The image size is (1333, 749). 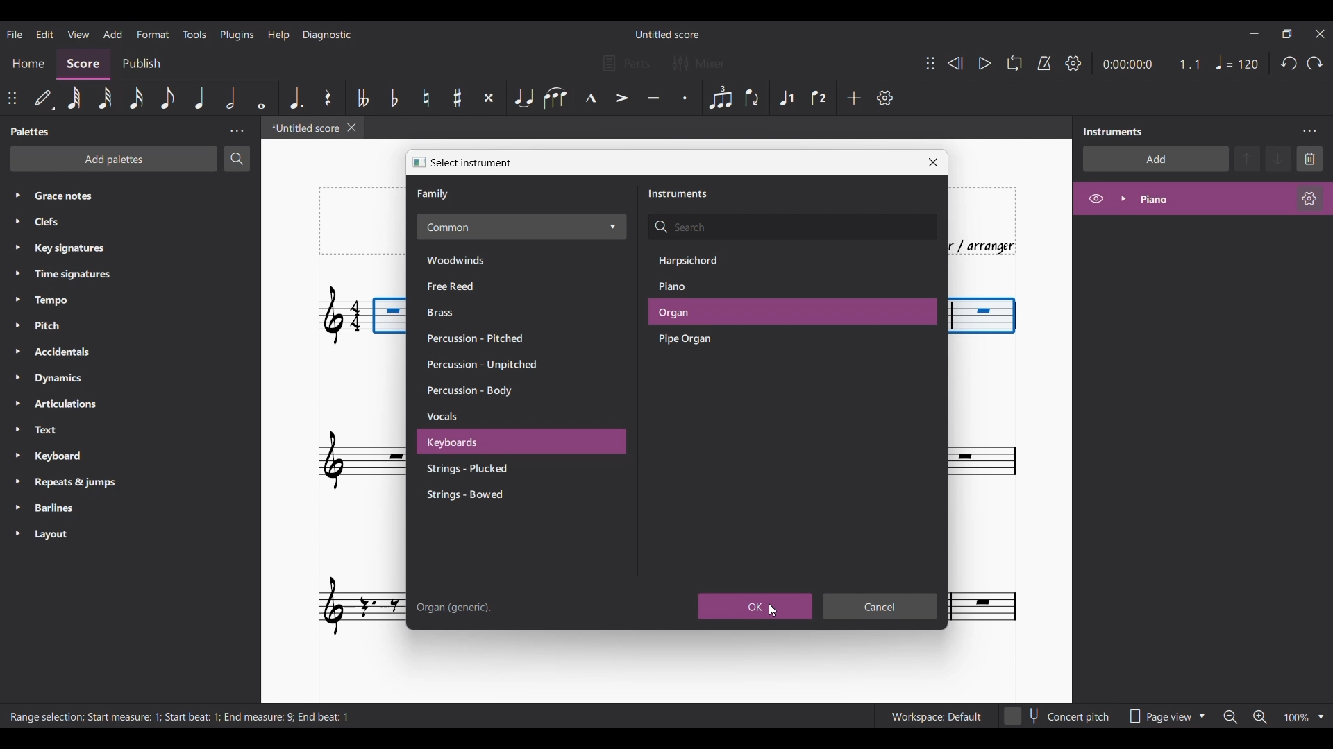 I want to click on Playback settings, so click(x=1073, y=62).